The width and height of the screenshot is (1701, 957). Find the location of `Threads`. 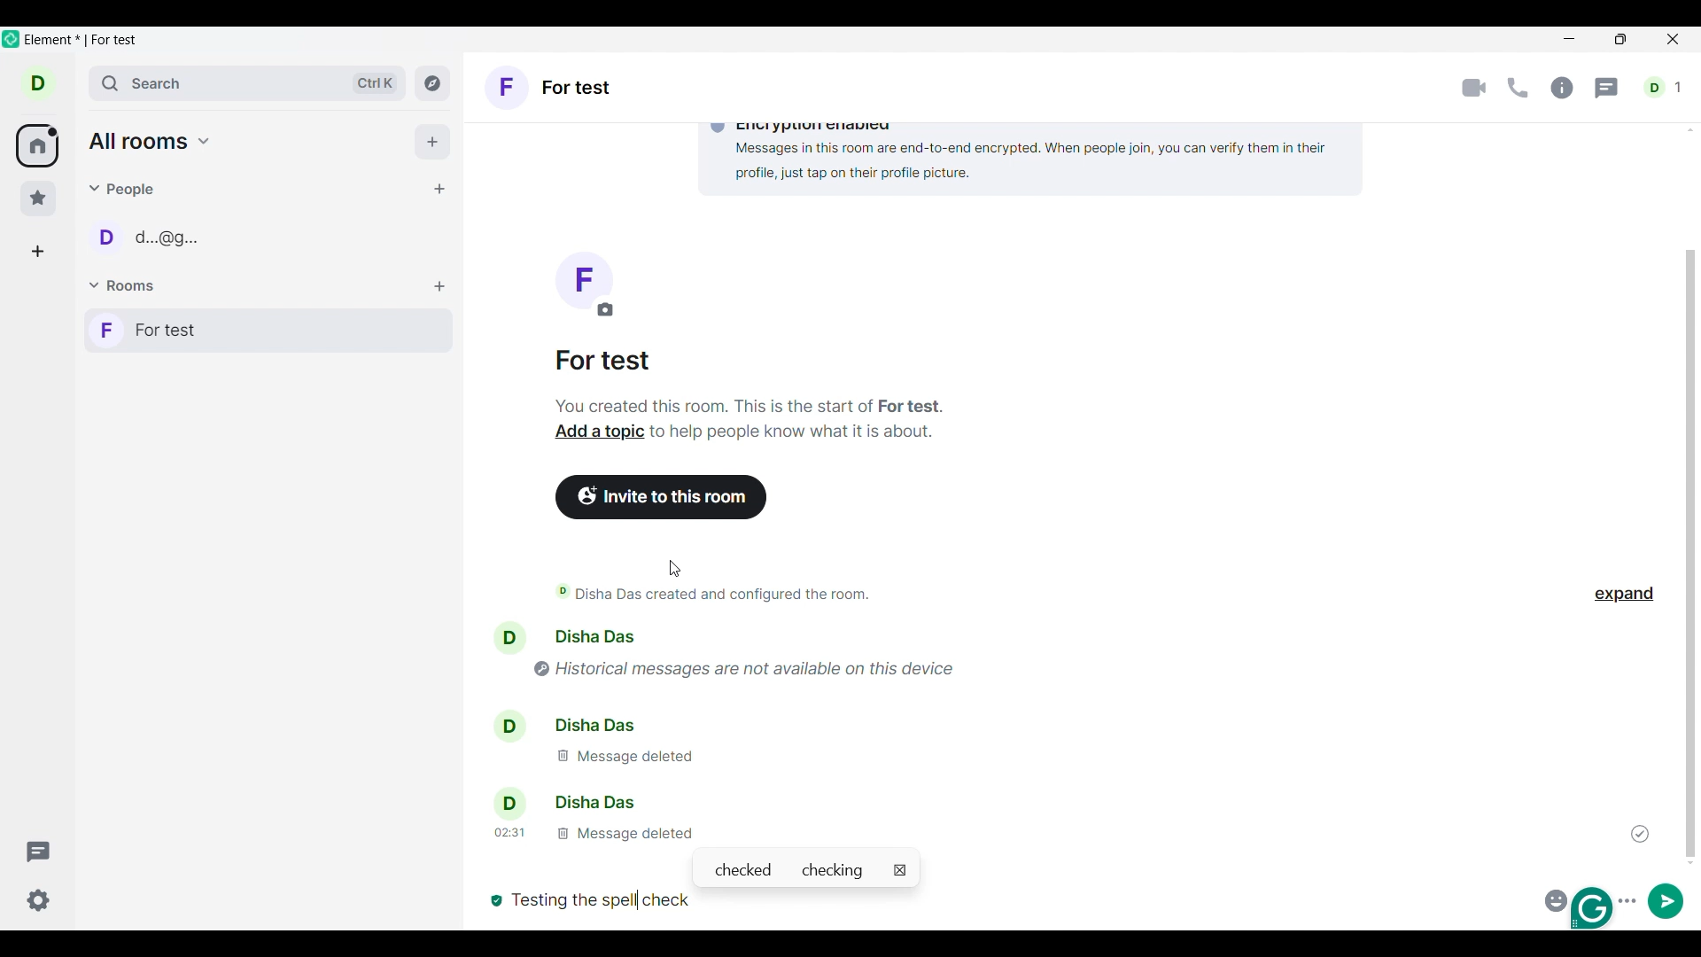

Threads is located at coordinates (1608, 89).